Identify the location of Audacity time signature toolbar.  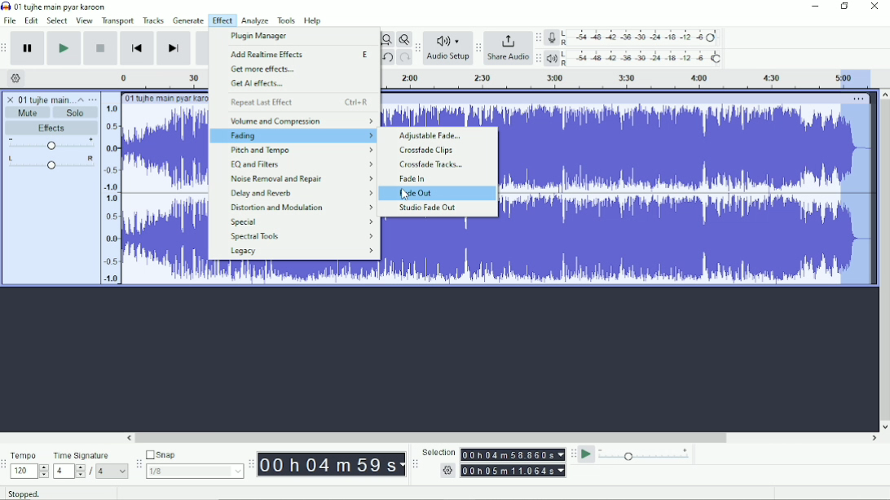
(4, 465).